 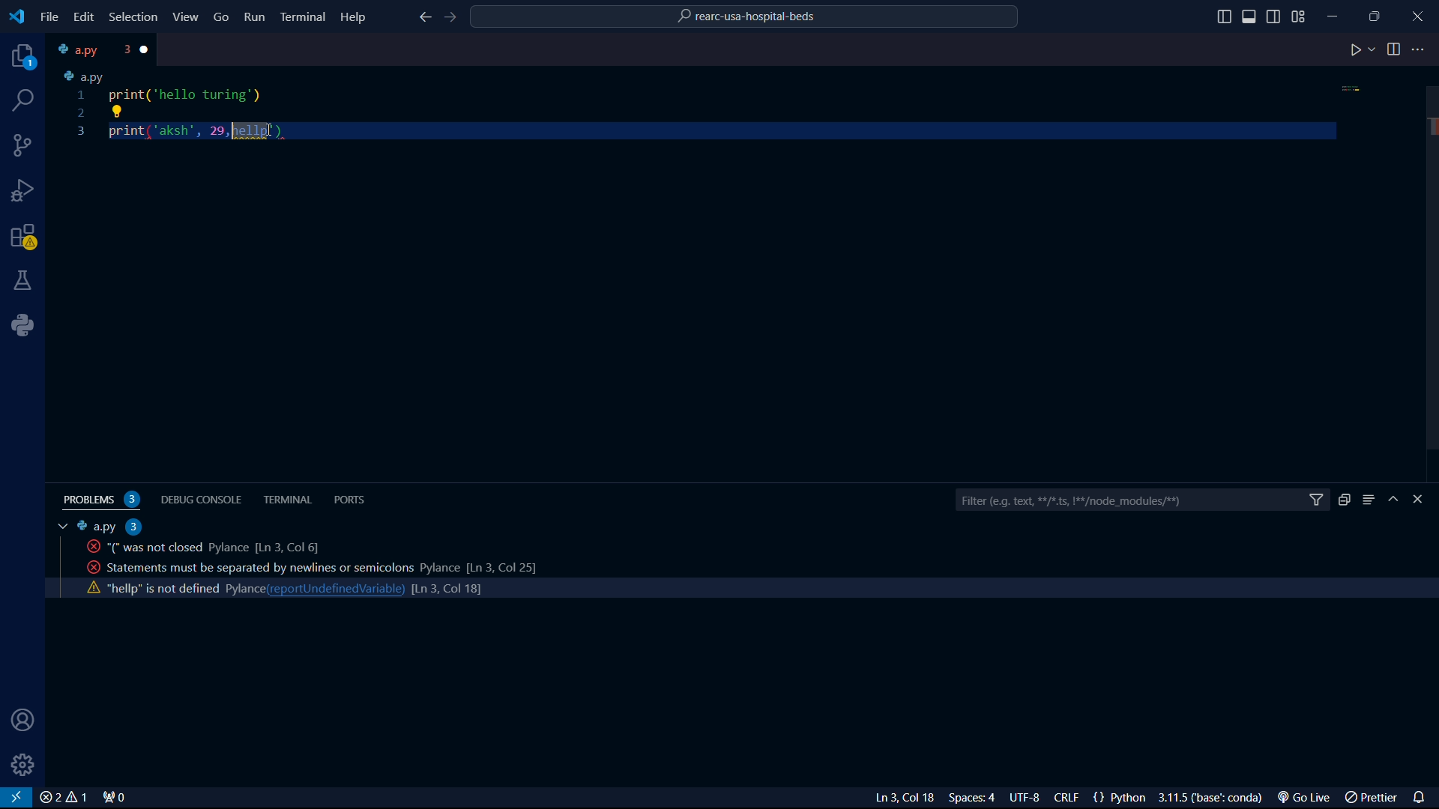 I want to click on Ln 3 Col 23, so click(x=887, y=798).